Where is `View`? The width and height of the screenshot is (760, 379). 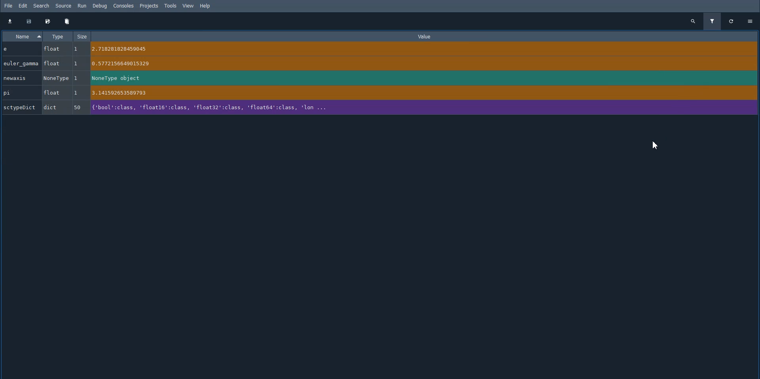 View is located at coordinates (188, 6).